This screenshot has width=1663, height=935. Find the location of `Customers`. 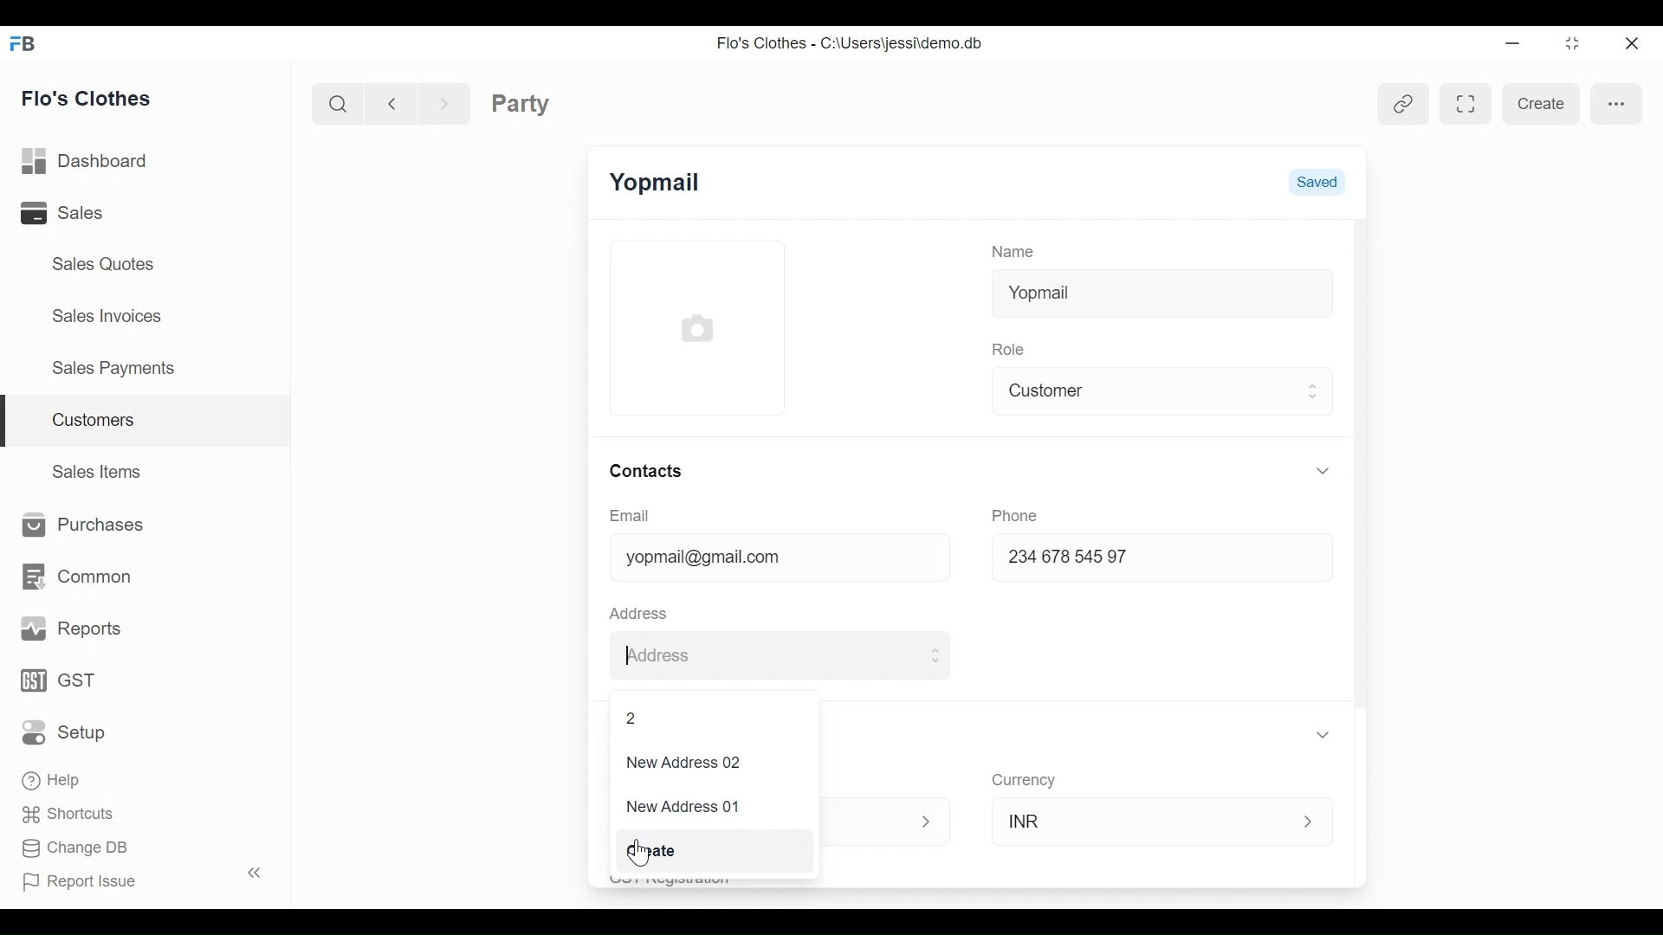

Customers is located at coordinates (147, 422).